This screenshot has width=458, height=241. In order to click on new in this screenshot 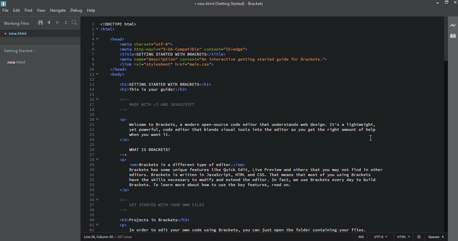, I will do `click(15, 33)`.